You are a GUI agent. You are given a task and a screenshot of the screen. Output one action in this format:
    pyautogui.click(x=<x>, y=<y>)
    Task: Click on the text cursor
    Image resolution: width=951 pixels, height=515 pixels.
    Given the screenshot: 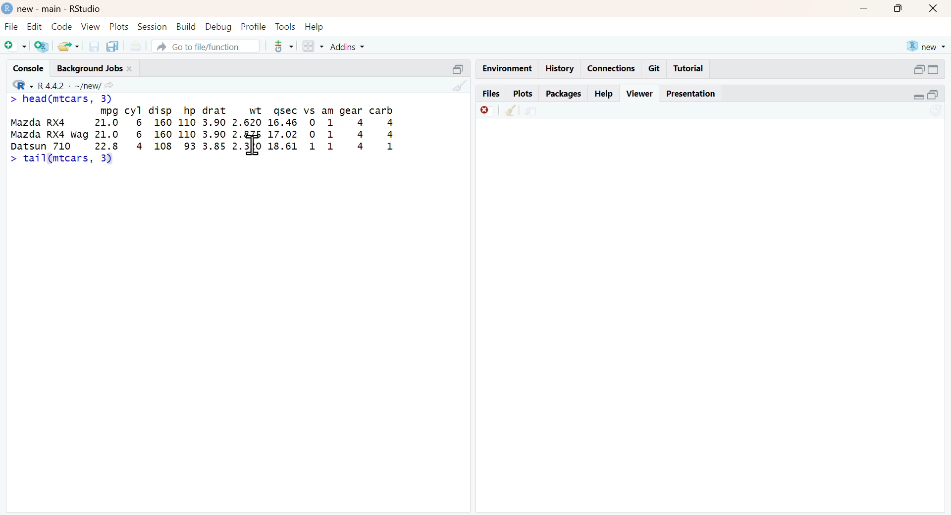 What is the action you would take?
    pyautogui.click(x=251, y=145)
    